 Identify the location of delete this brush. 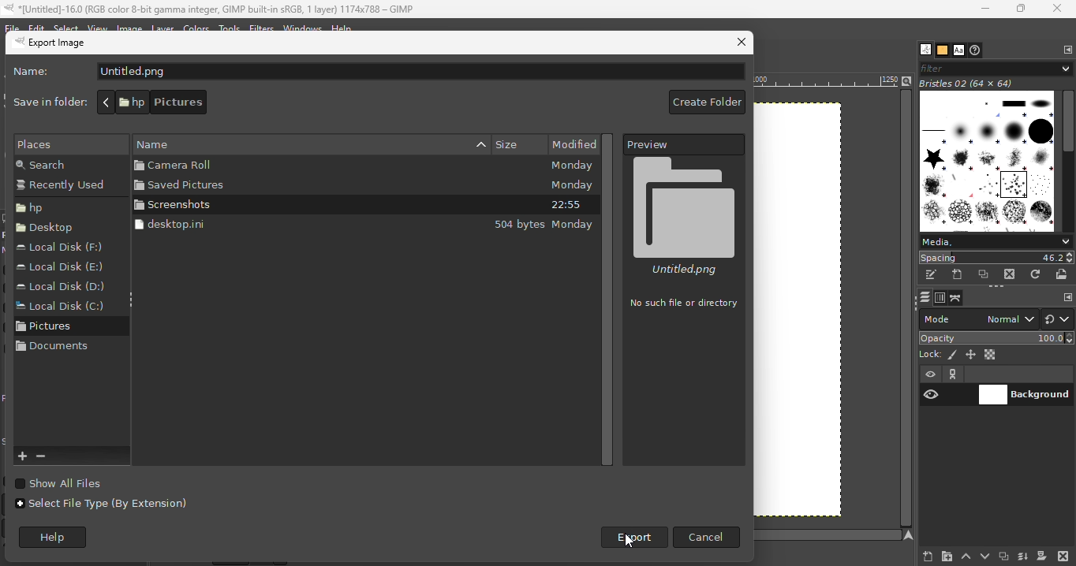
(1010, 274).